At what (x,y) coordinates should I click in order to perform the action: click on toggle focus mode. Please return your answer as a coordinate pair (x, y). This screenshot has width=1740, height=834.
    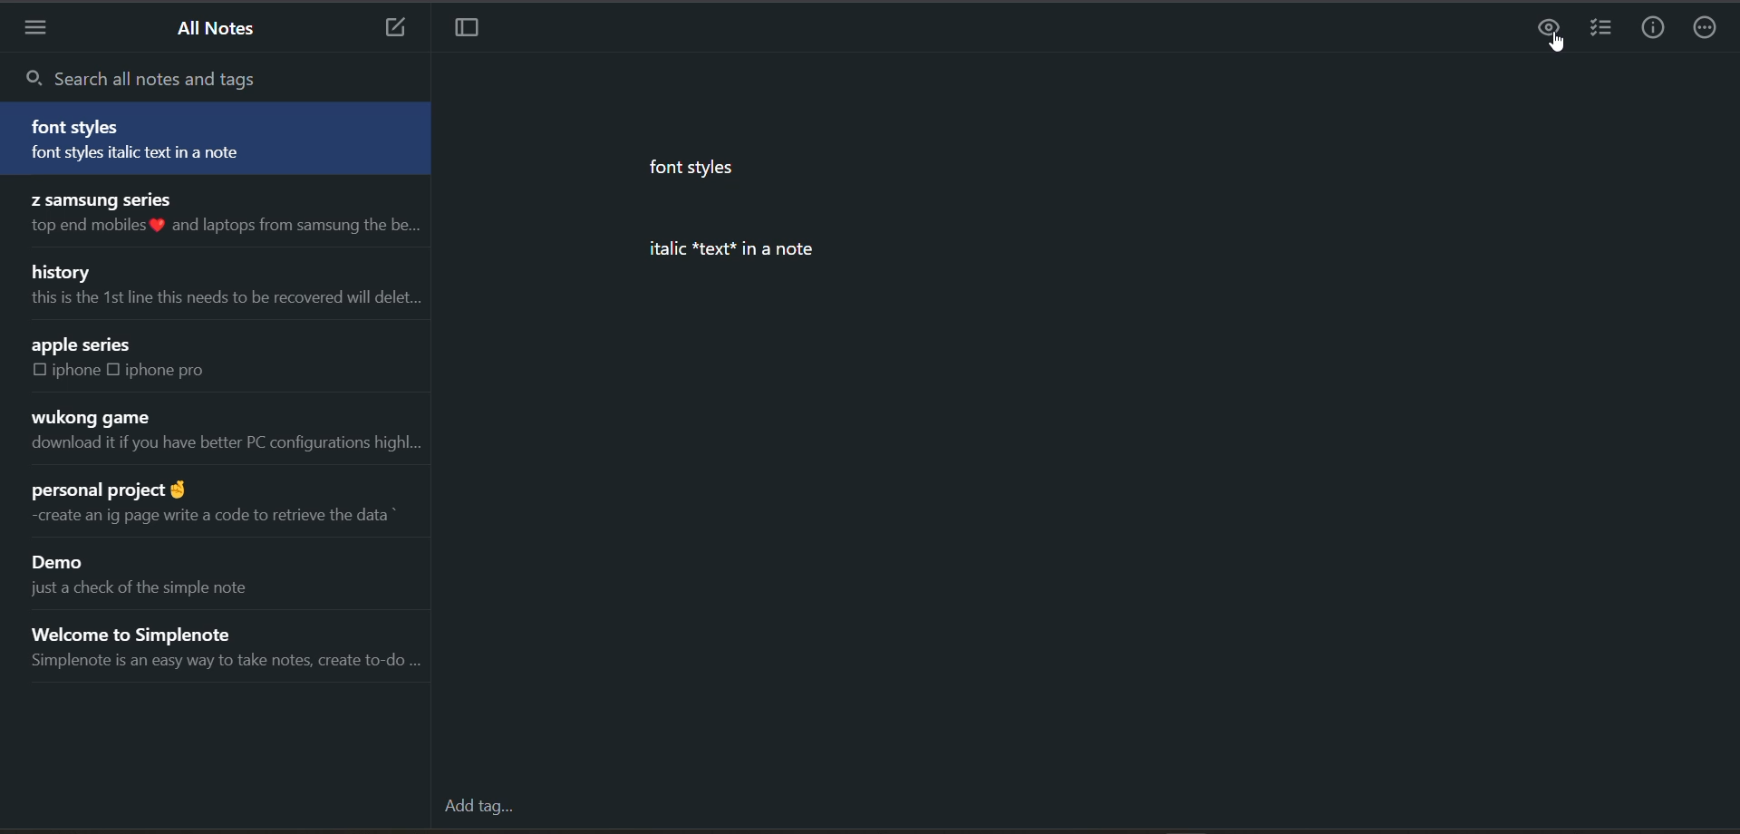
    Looking at the image, I should click on (478, 31).